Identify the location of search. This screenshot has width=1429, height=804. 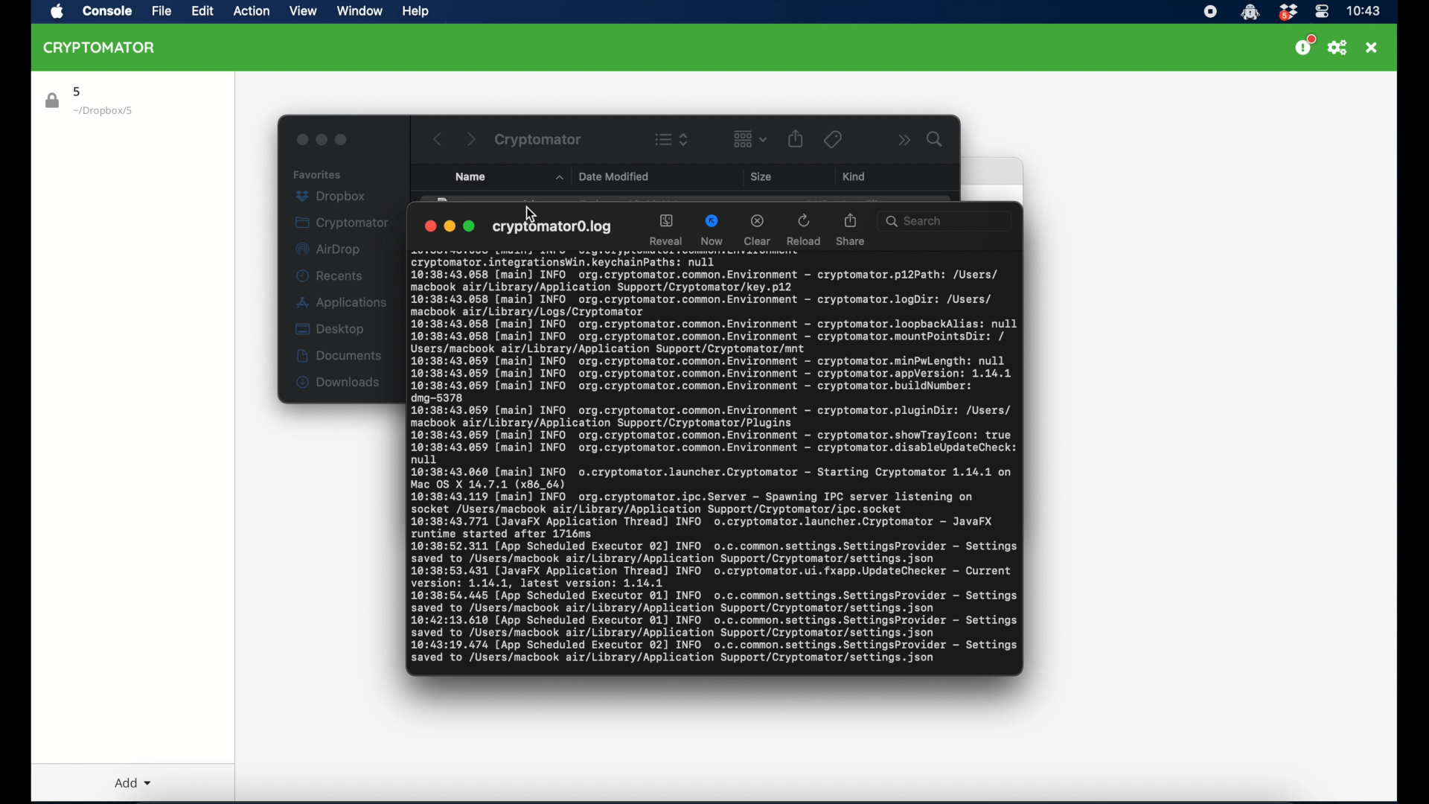
(942, 220).